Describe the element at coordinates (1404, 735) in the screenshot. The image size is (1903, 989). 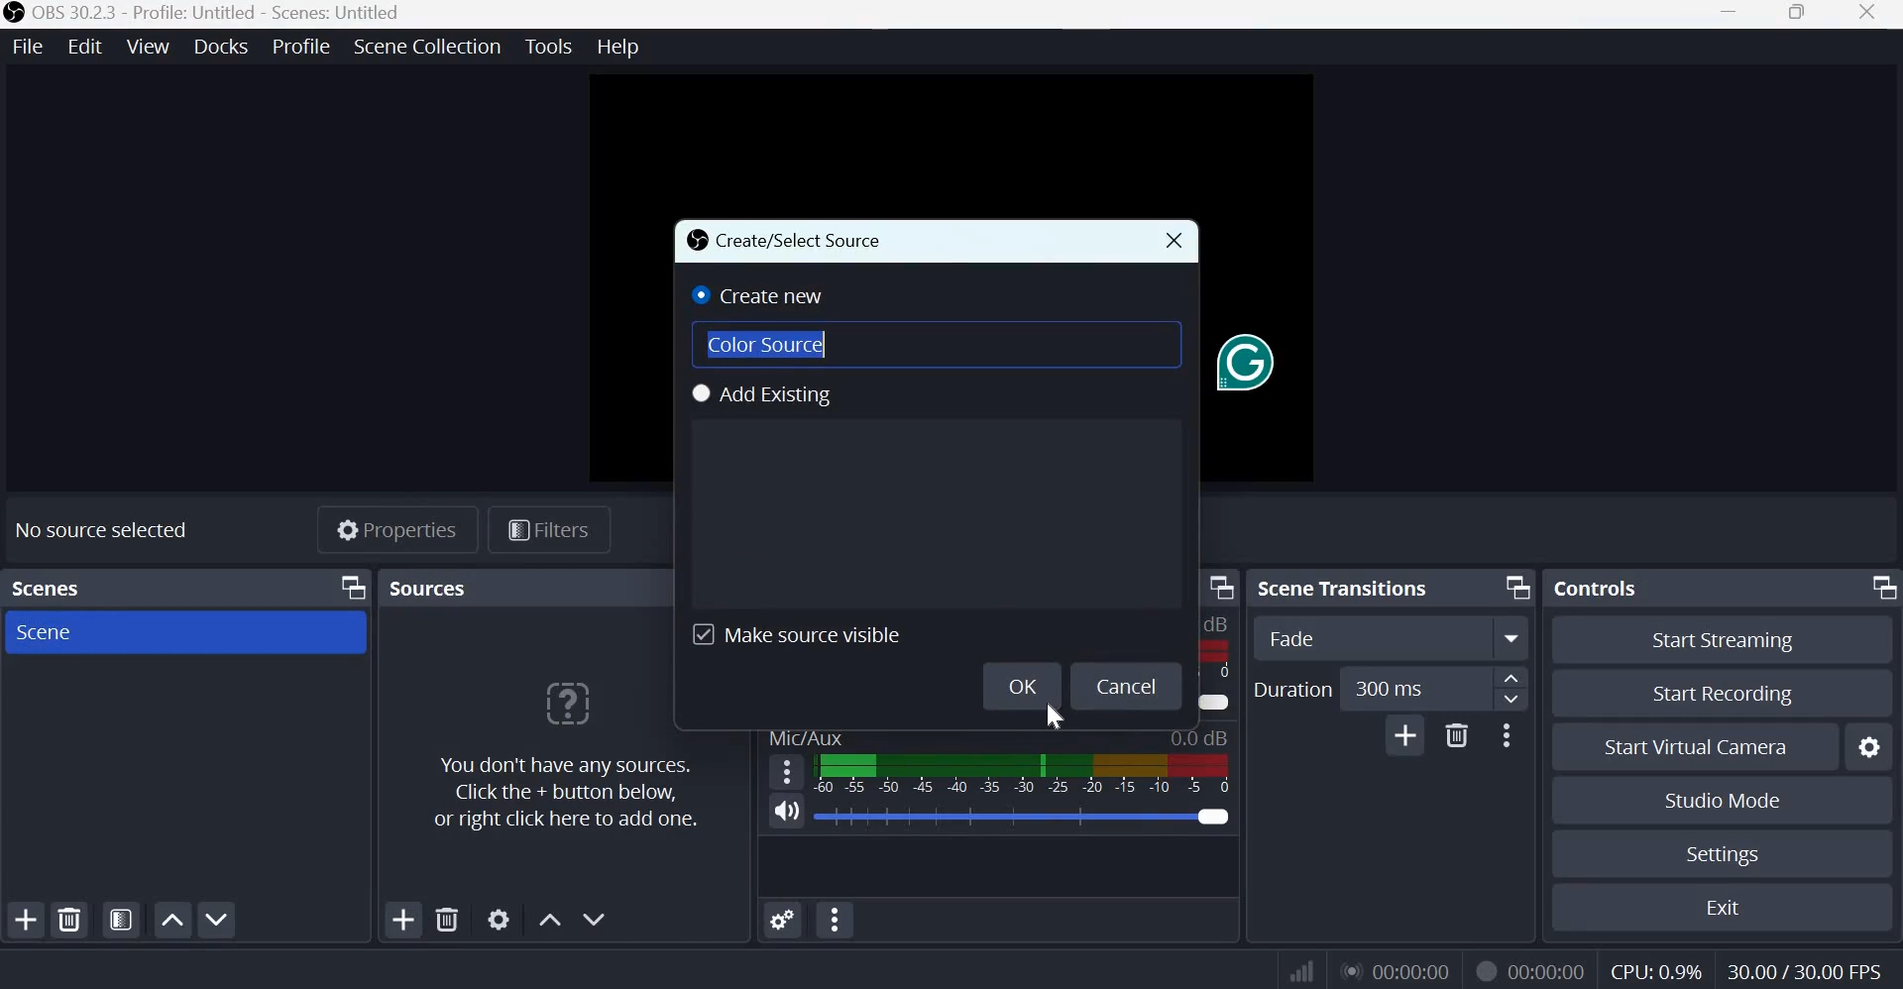
I see `Add Transition` at that location.